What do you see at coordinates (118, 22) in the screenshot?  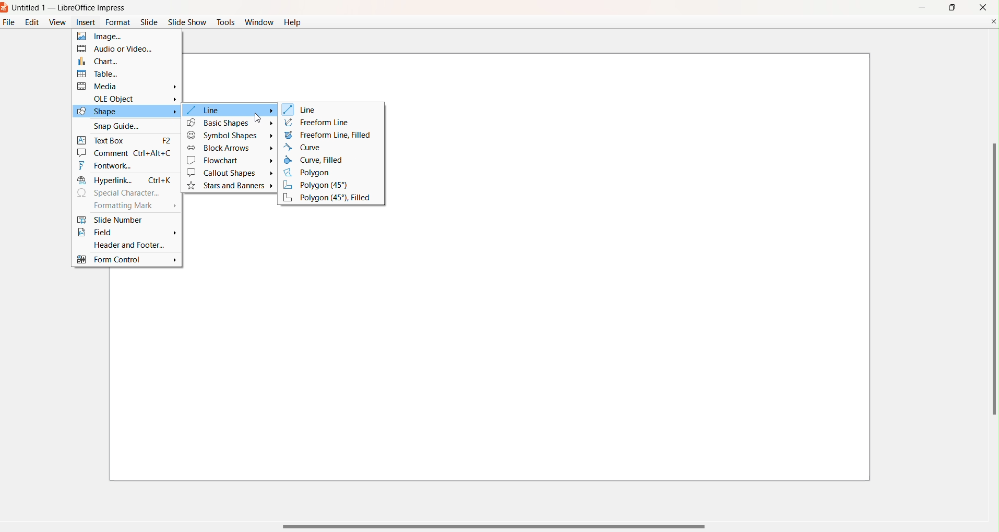 I see `Format` at bounding box center [118, 22].